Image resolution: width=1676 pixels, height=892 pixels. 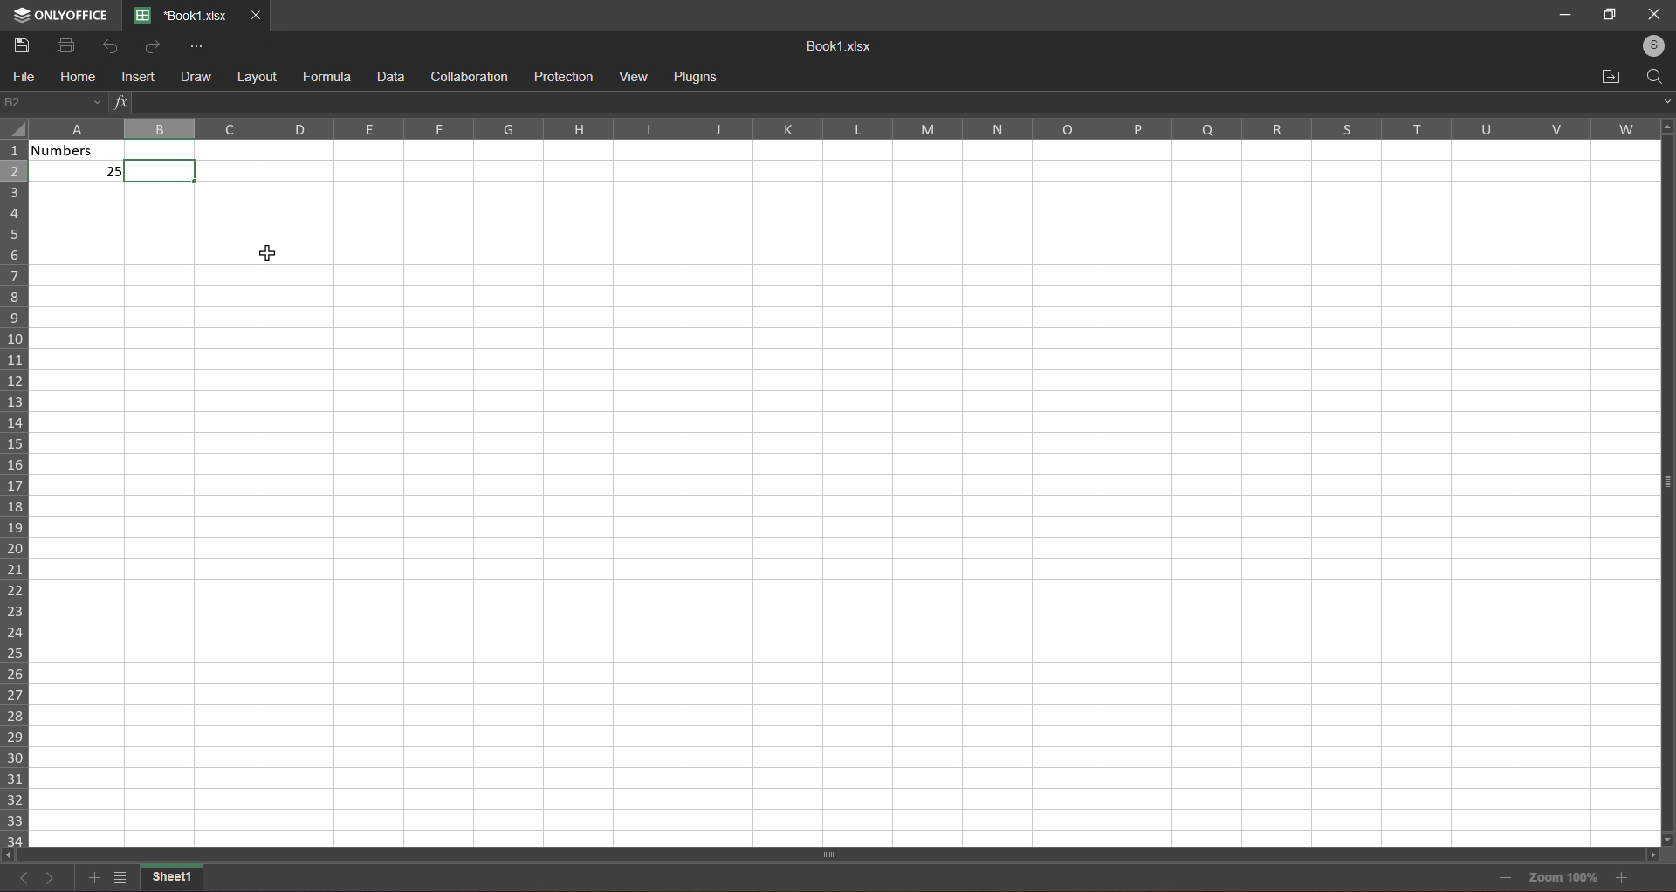 What do you see at coordinates (832, 853) in the screenshot?
I see `Horizontal scroll bar` at bounding box center [832, 853].